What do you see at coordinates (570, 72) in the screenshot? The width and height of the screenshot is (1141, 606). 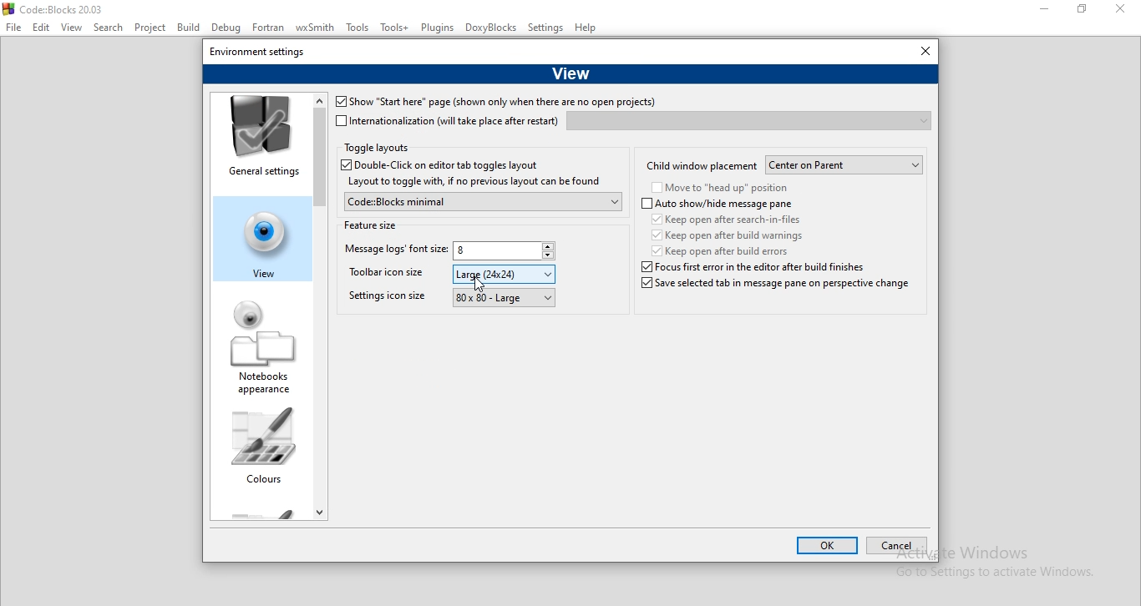 I see `View` at bounding box center [570, 72].